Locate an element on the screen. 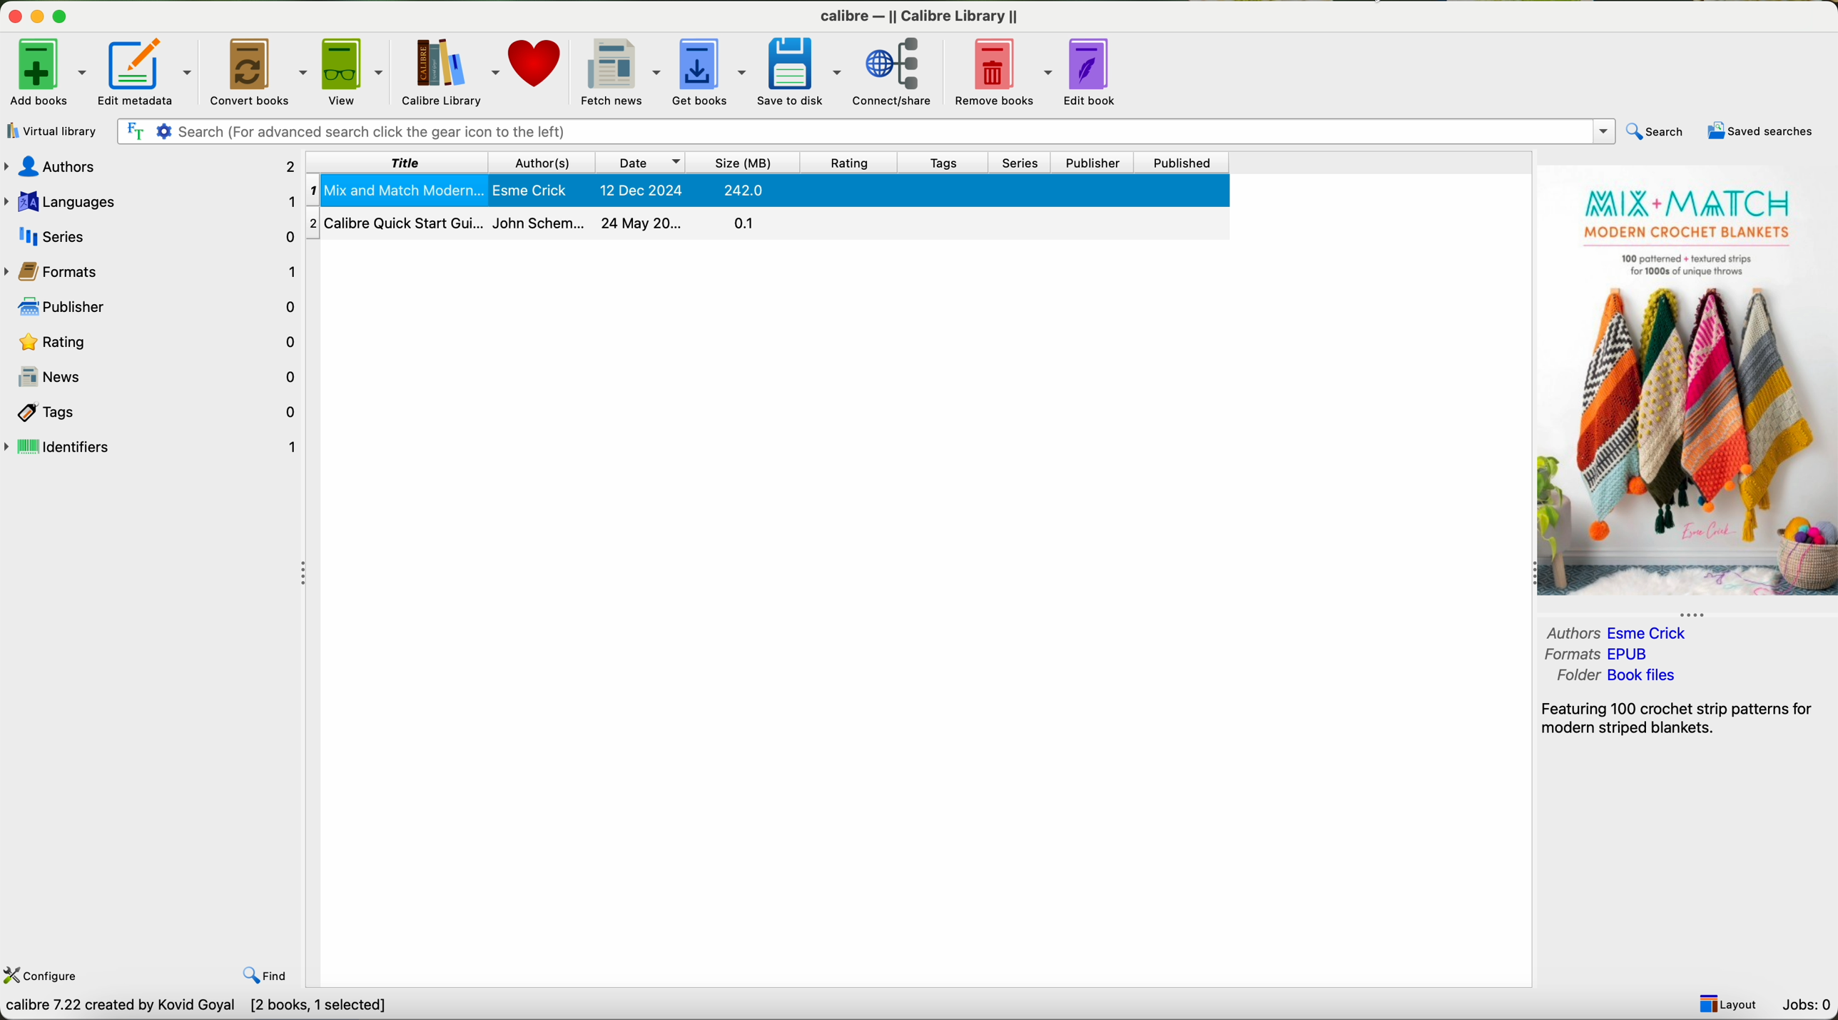 This screenshot has height=1020, width=1838. edit book is located at coordinates (1094, 72).